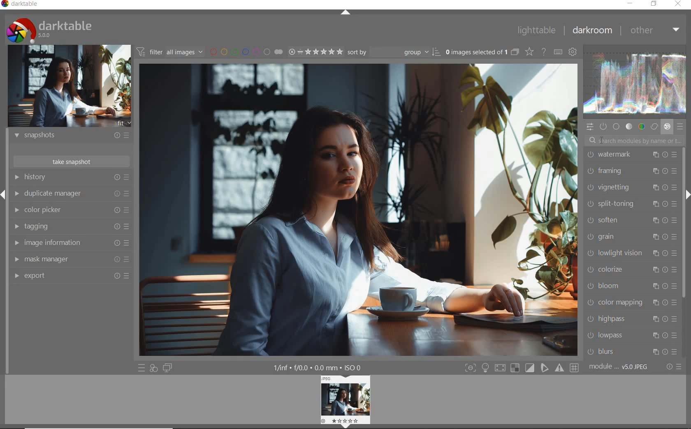  I want to click on darkroom, so click(592, 31).